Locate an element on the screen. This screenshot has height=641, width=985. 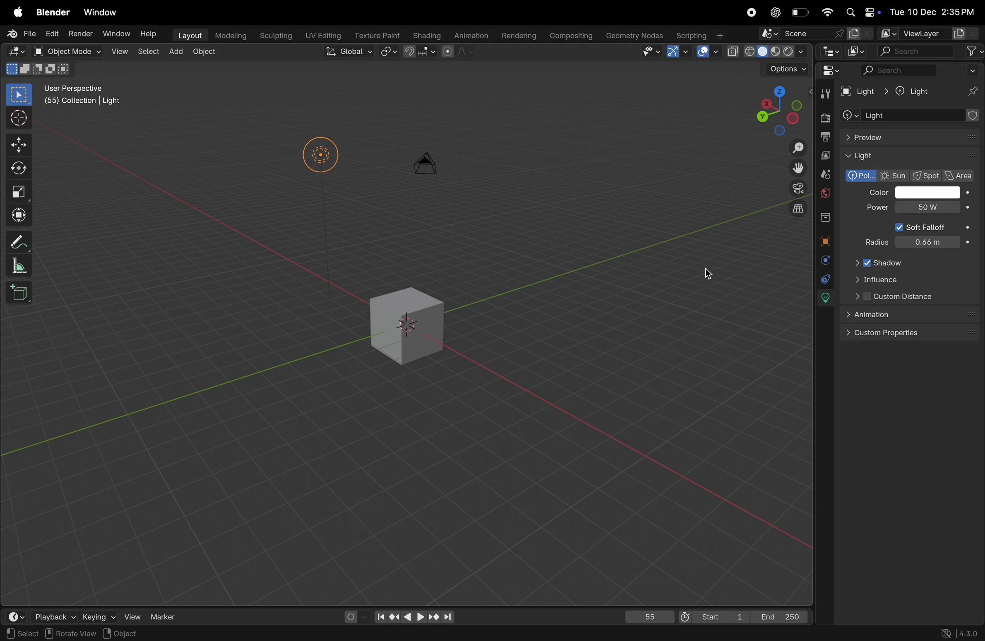
sculptiong is located at coordinates (275, 34).